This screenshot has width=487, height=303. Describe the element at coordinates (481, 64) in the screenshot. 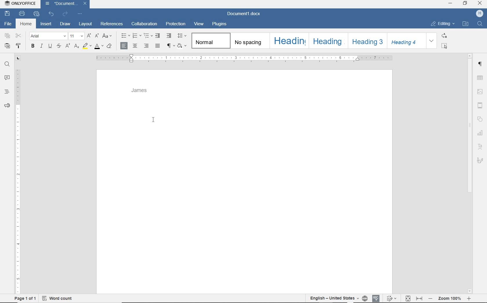

I see `PARAGRAPH SETTINGS` at that location.